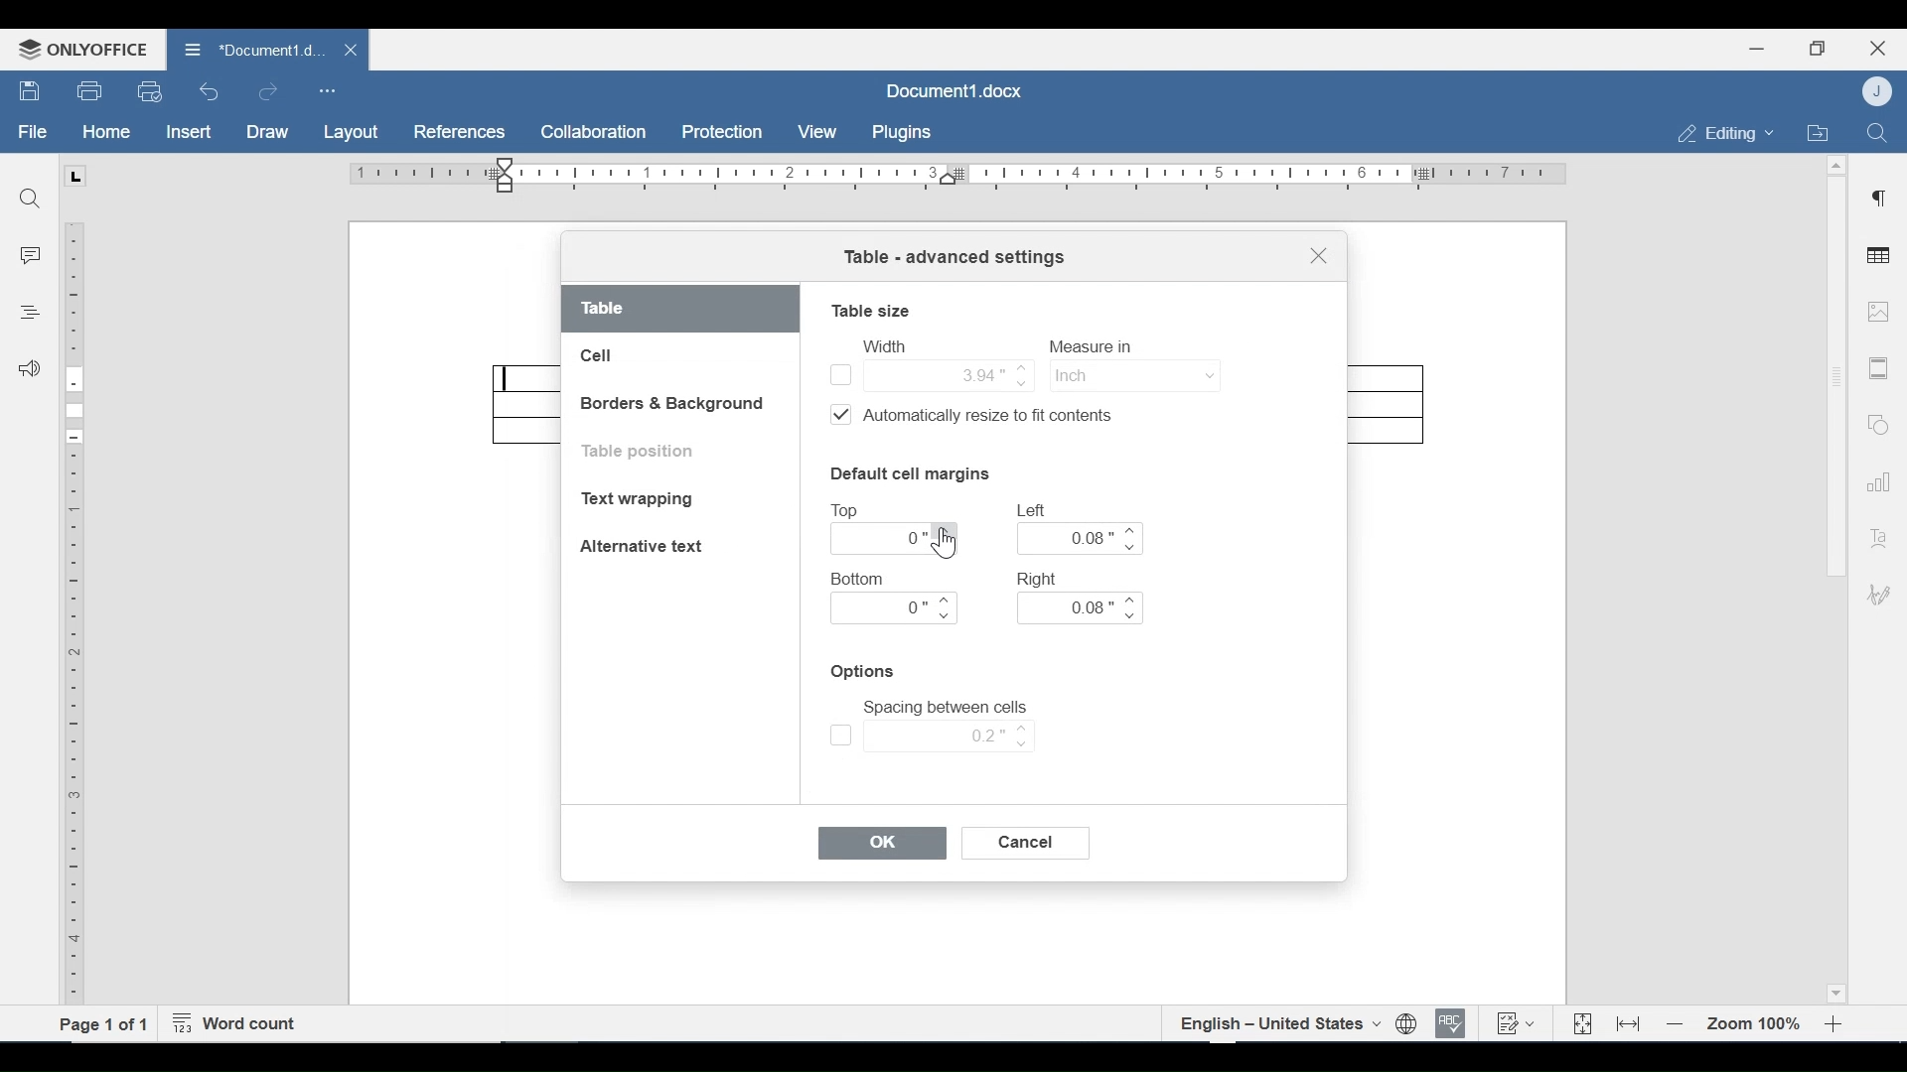 The image size is (1907, 1072). Describe the element at coordinates (267, 92) in the screenshot. I see `Redo` at that location.